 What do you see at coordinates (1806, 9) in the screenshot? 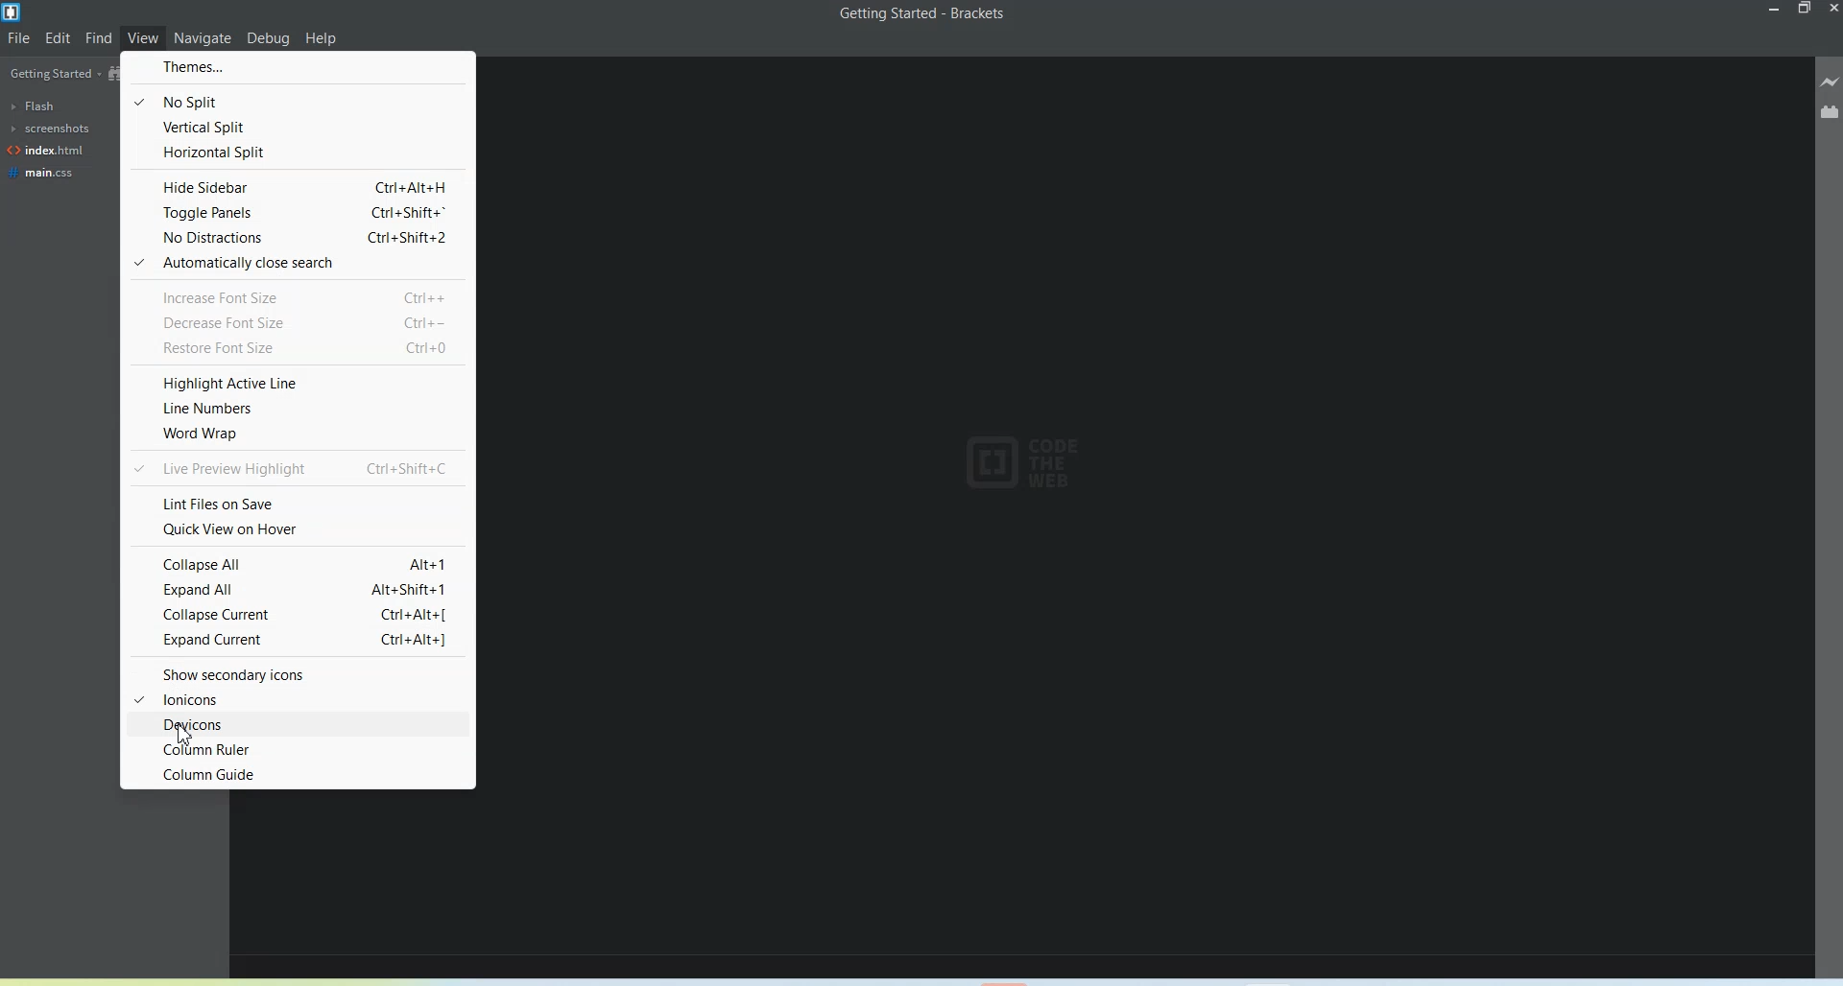
I see `Maximize` at bounding box center [1806, 9].